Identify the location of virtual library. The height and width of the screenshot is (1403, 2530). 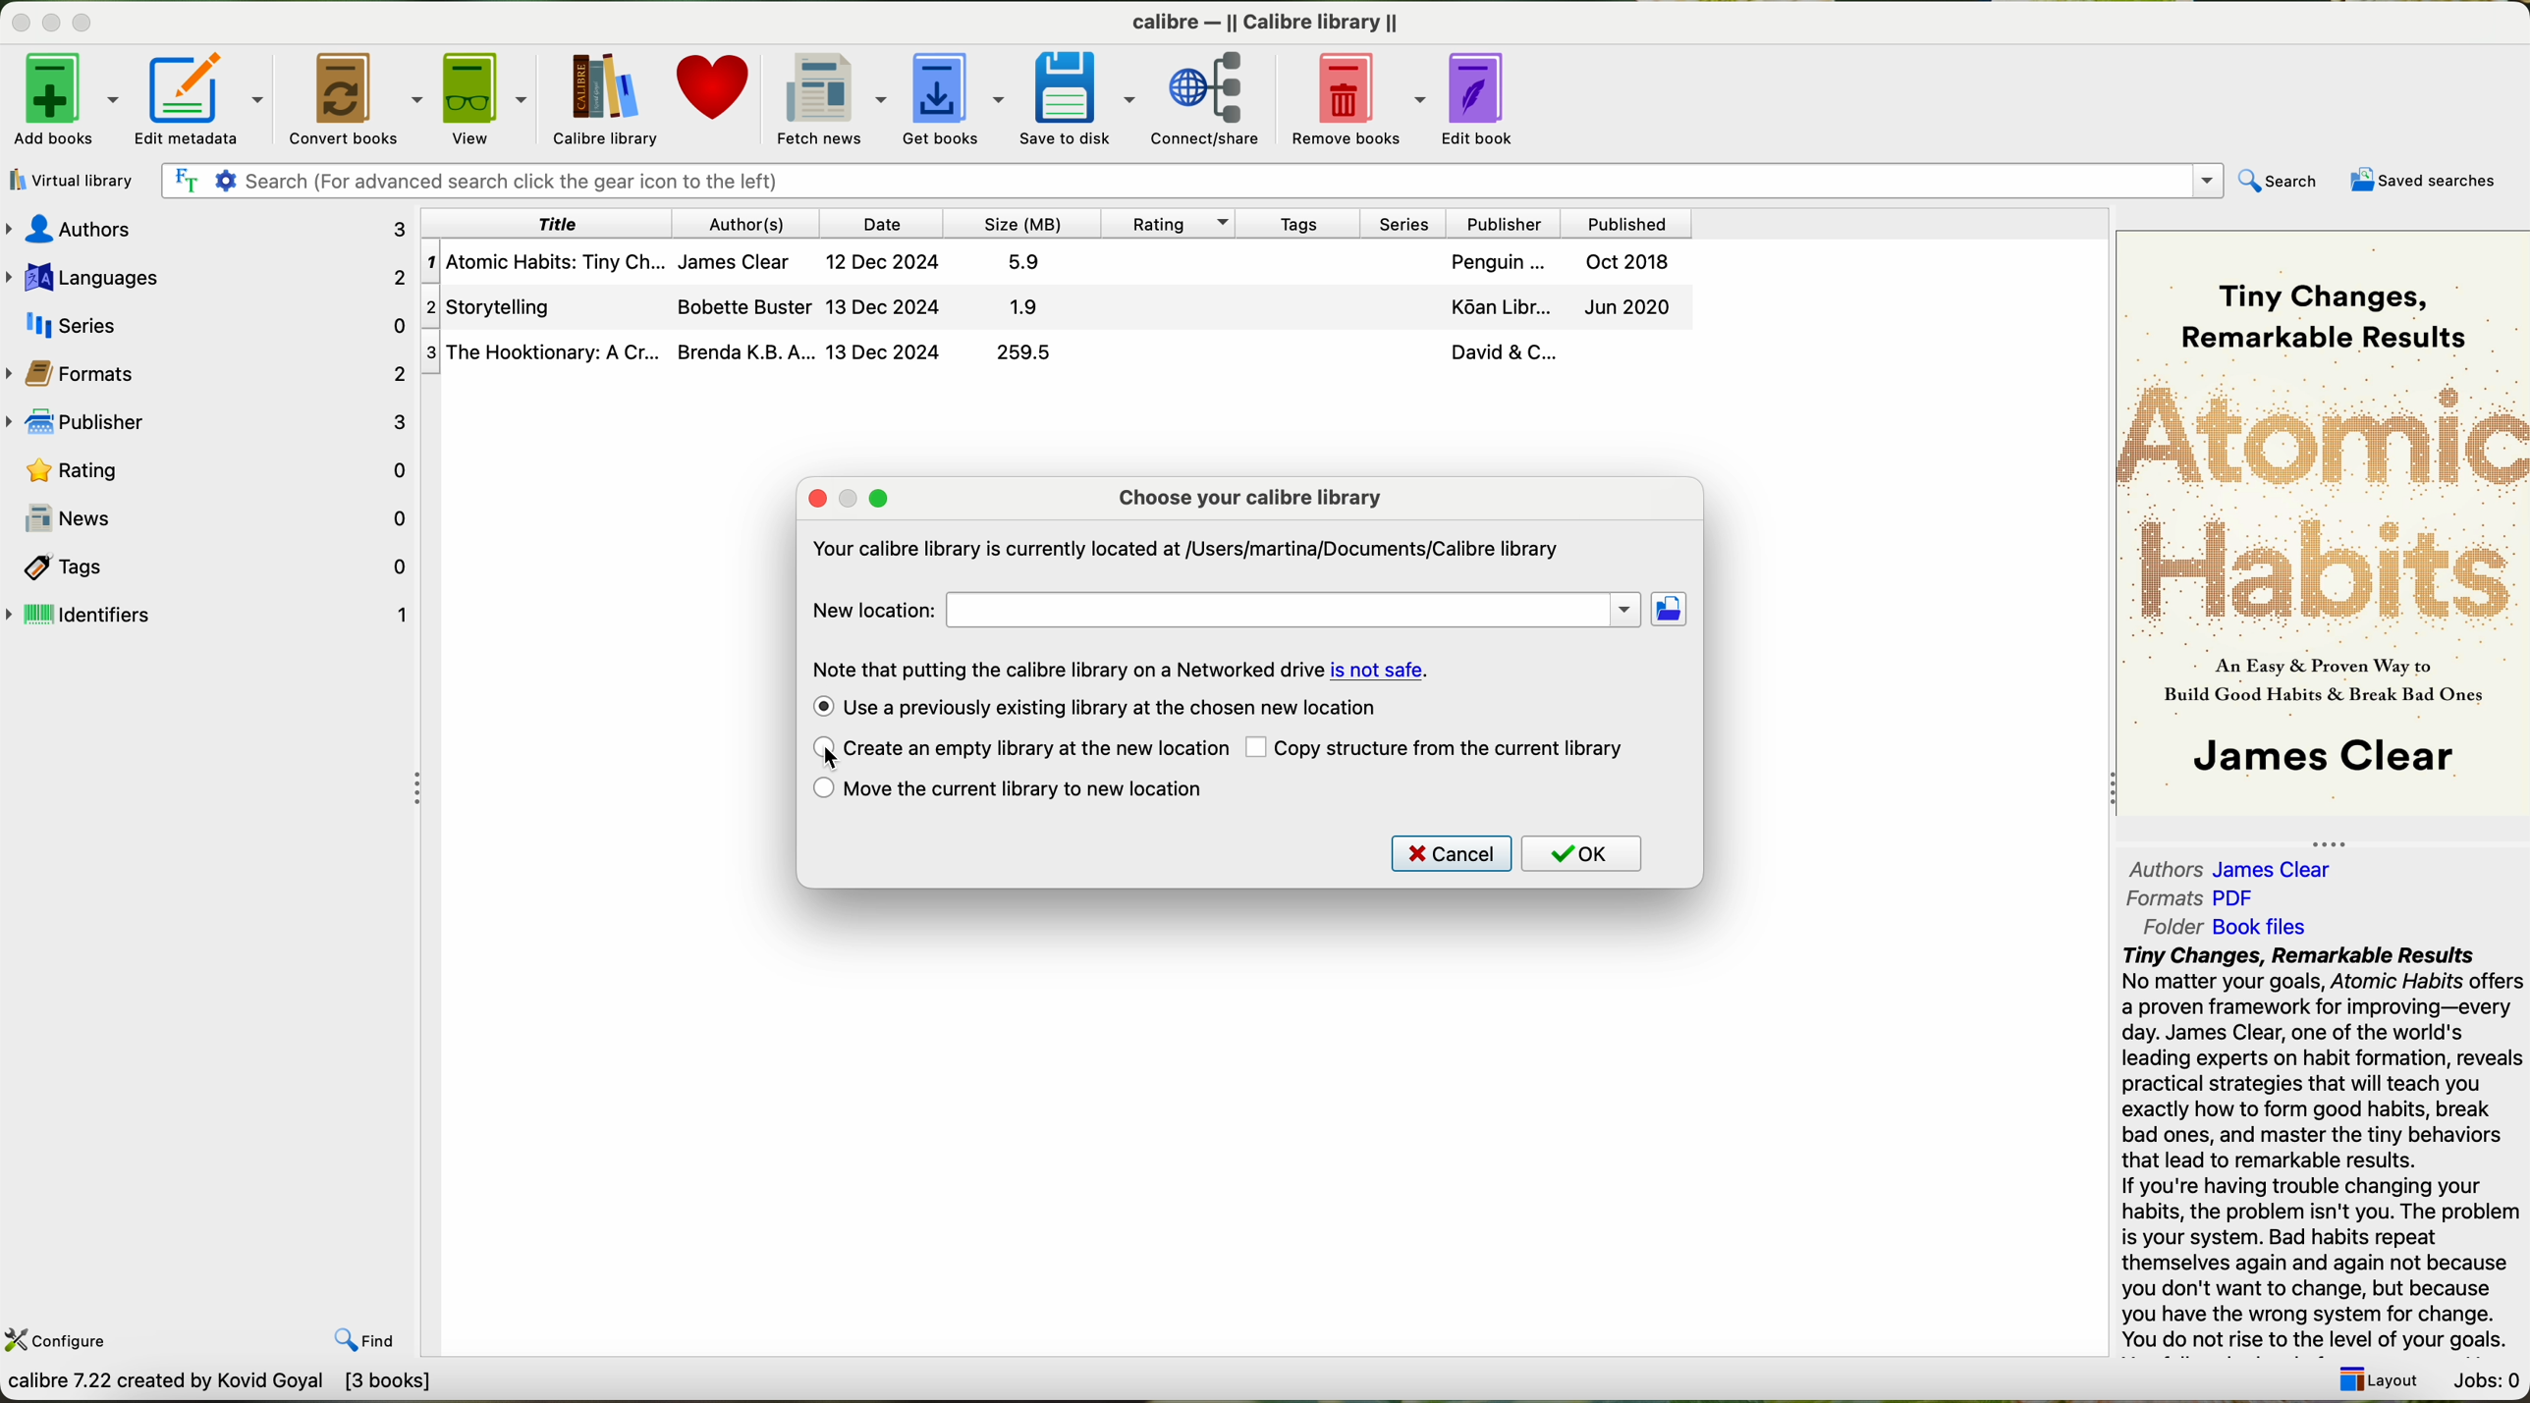
(67, 180).